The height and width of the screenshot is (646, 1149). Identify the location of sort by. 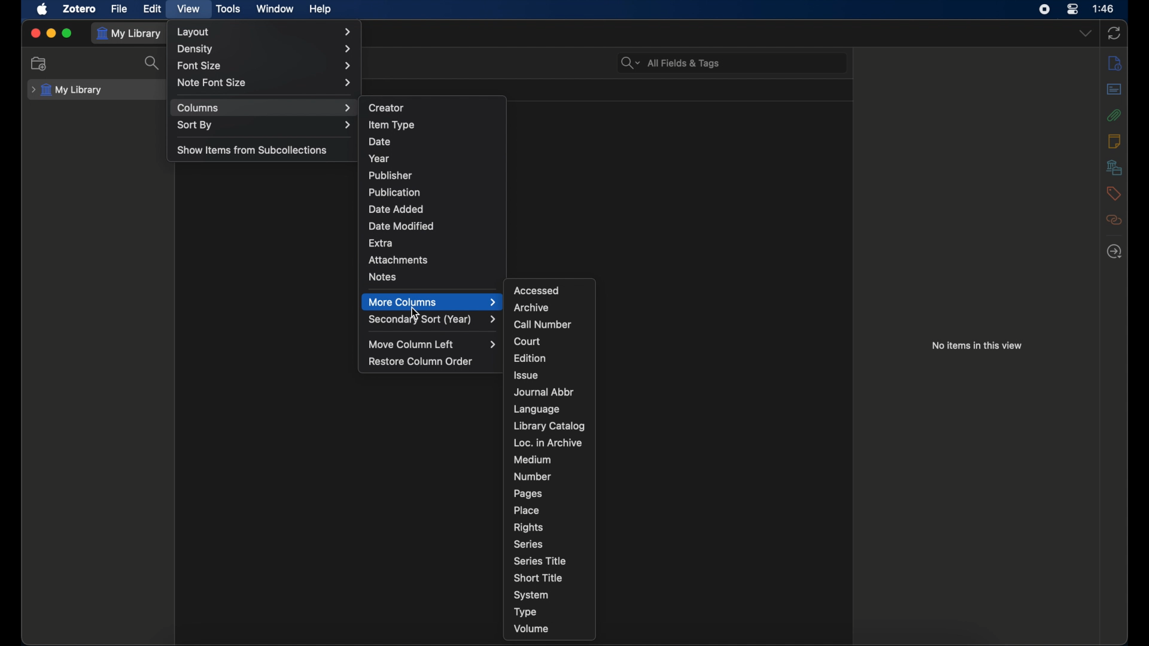
(265, 126).